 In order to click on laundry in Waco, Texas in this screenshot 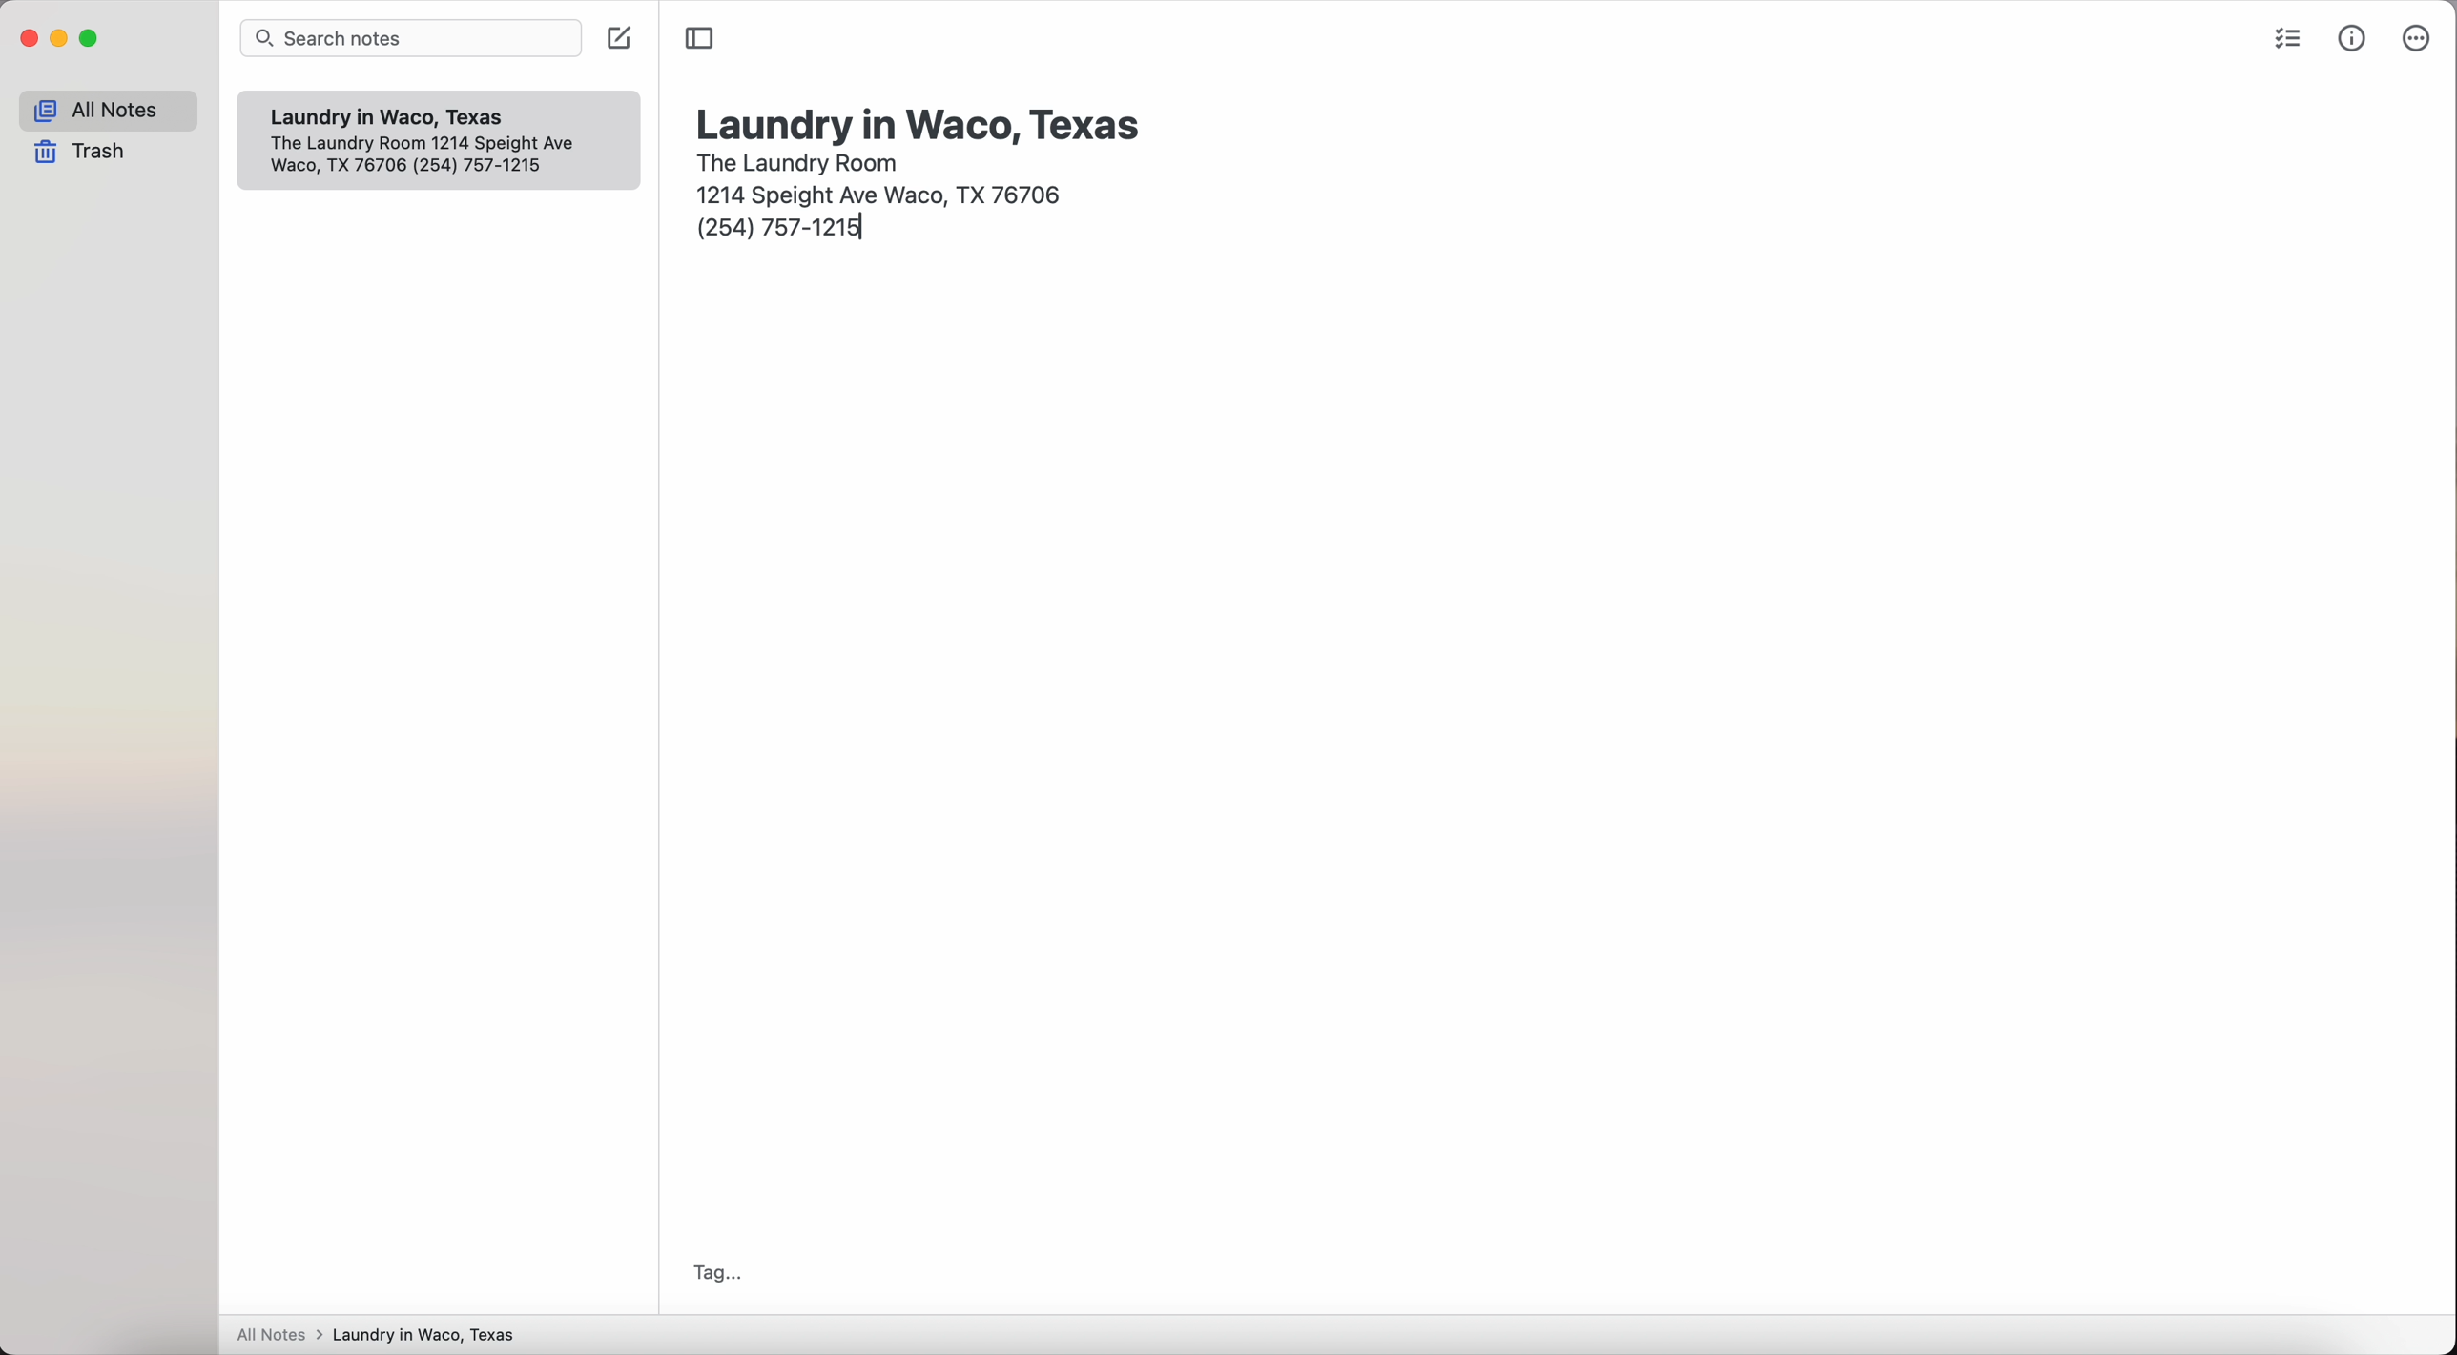, I will do `click(921, 123)`.